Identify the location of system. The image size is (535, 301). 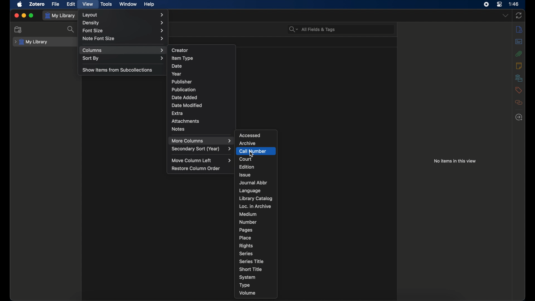
(247, 277).